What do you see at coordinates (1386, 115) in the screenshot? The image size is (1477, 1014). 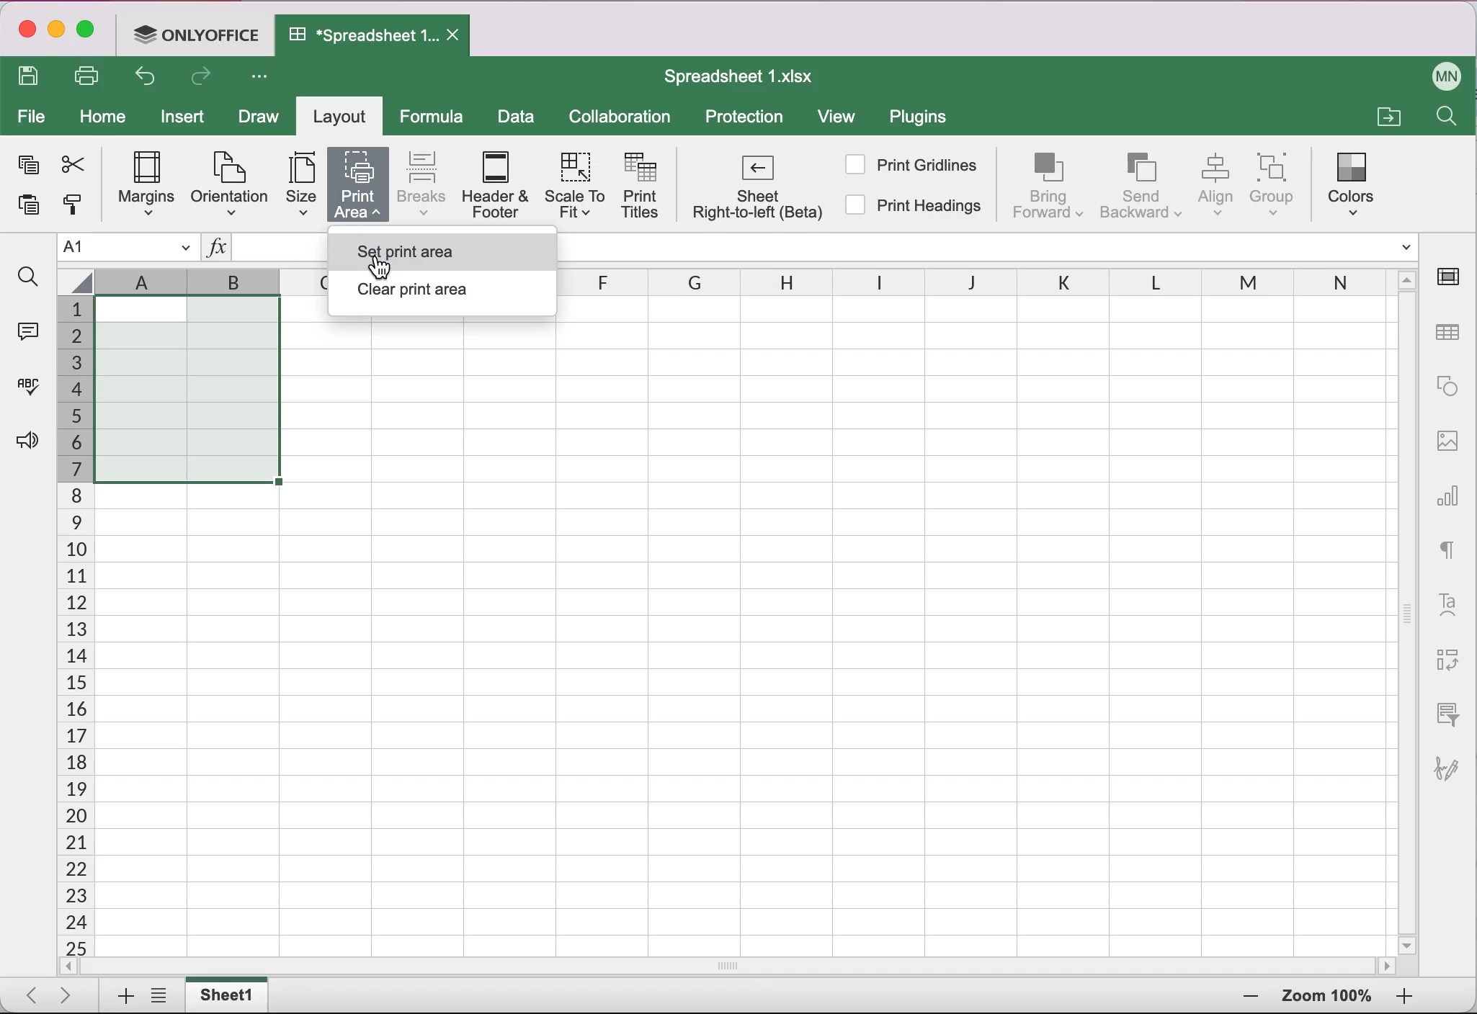 I see `open file location` at bounding box center [1386, 115].